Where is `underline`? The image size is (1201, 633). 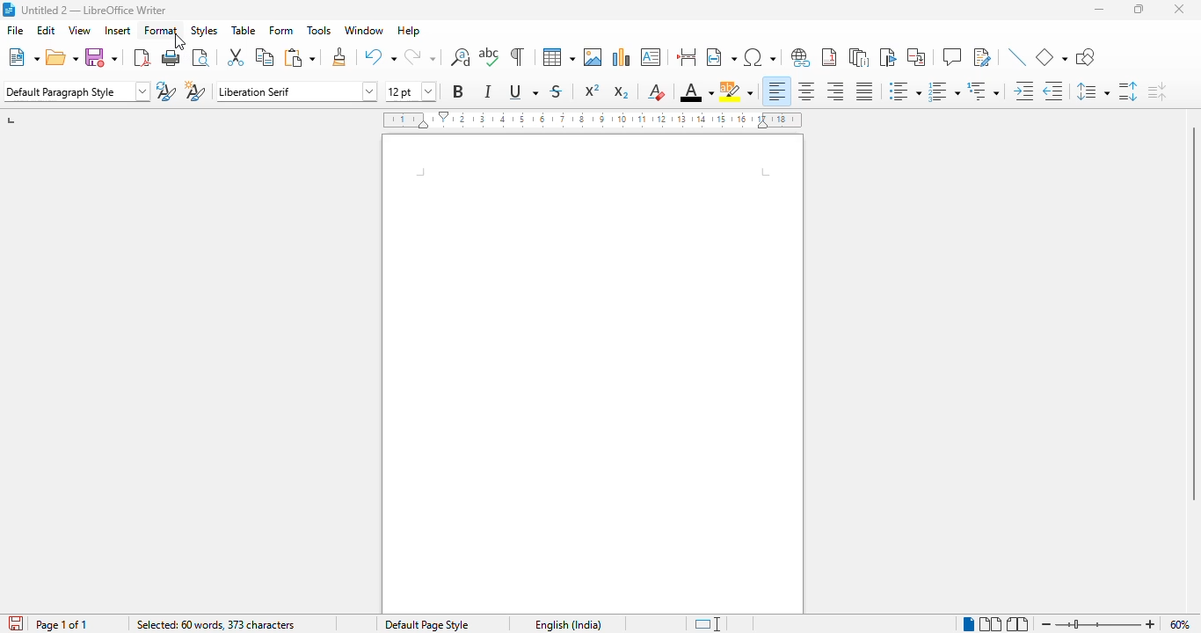 underline is located at coordinates (523, 91).